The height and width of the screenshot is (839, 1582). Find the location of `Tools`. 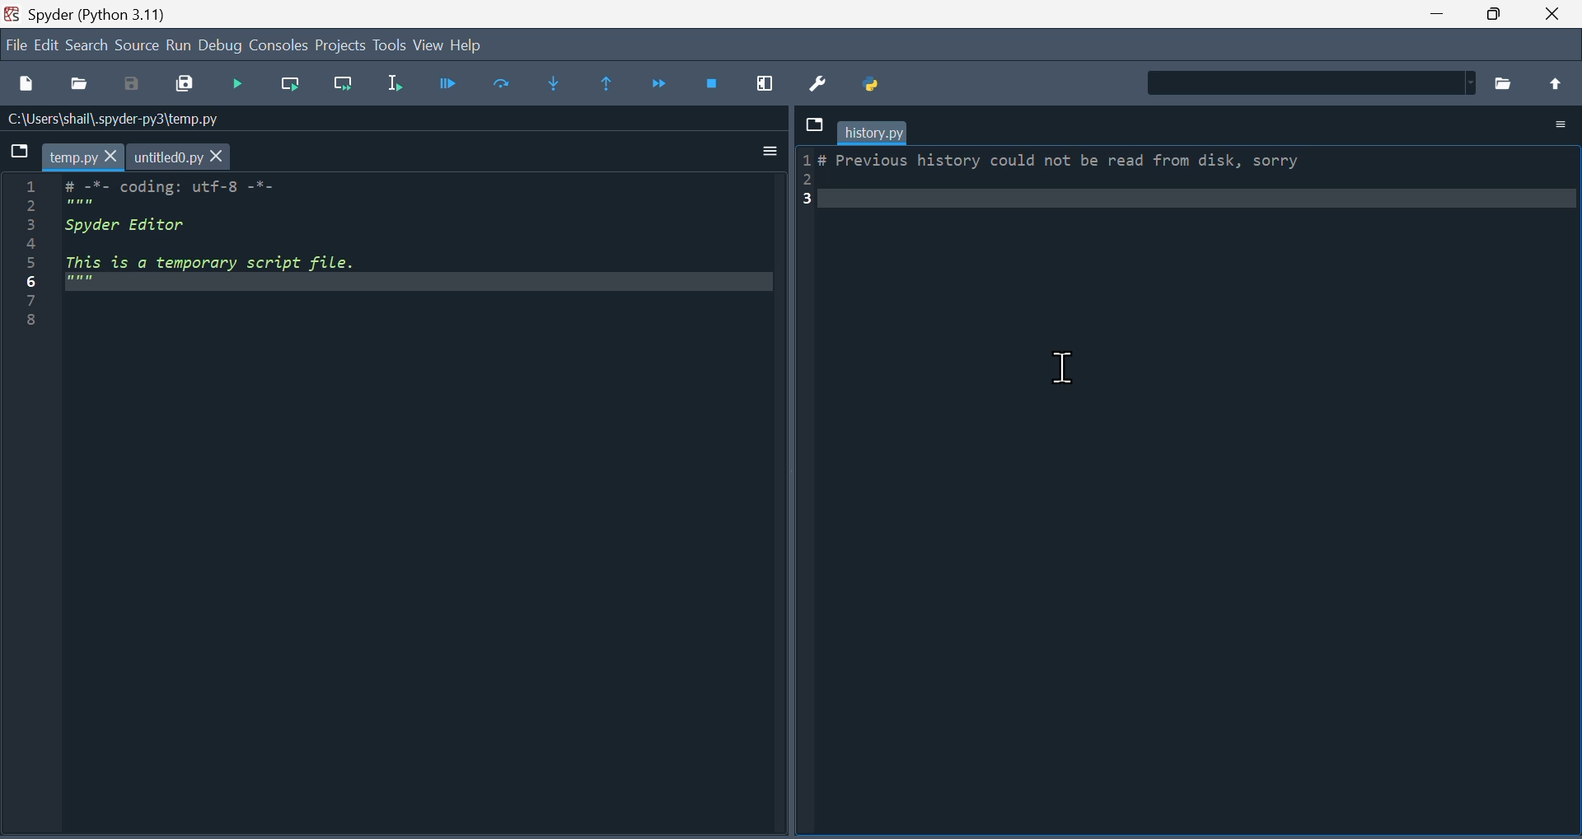

Tools is located at coordinates (390, 44).